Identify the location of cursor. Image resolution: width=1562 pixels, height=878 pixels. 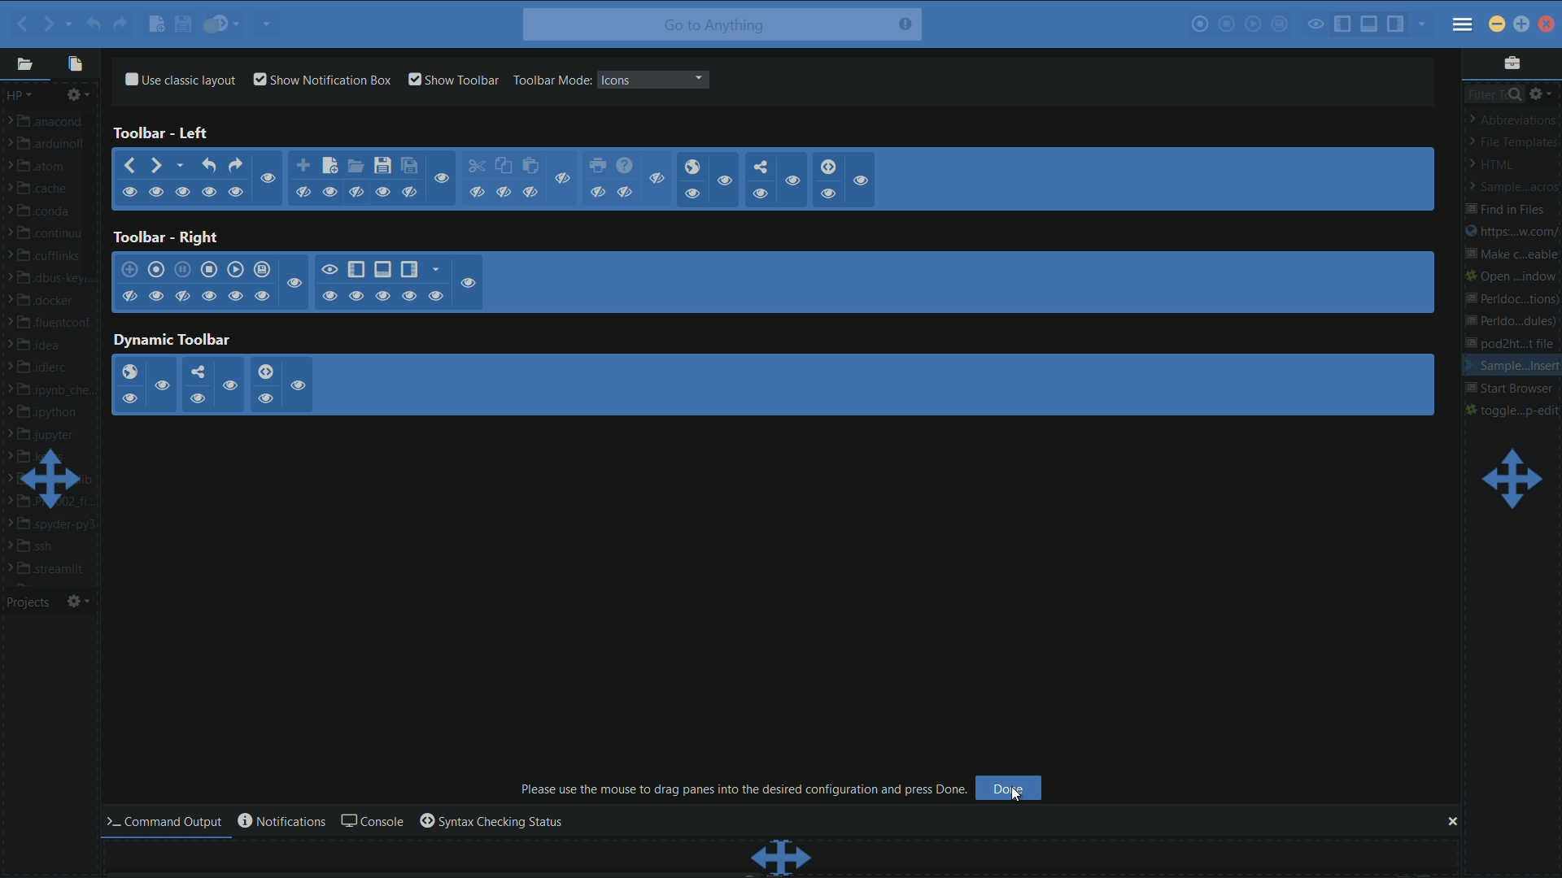
(1023, 800).